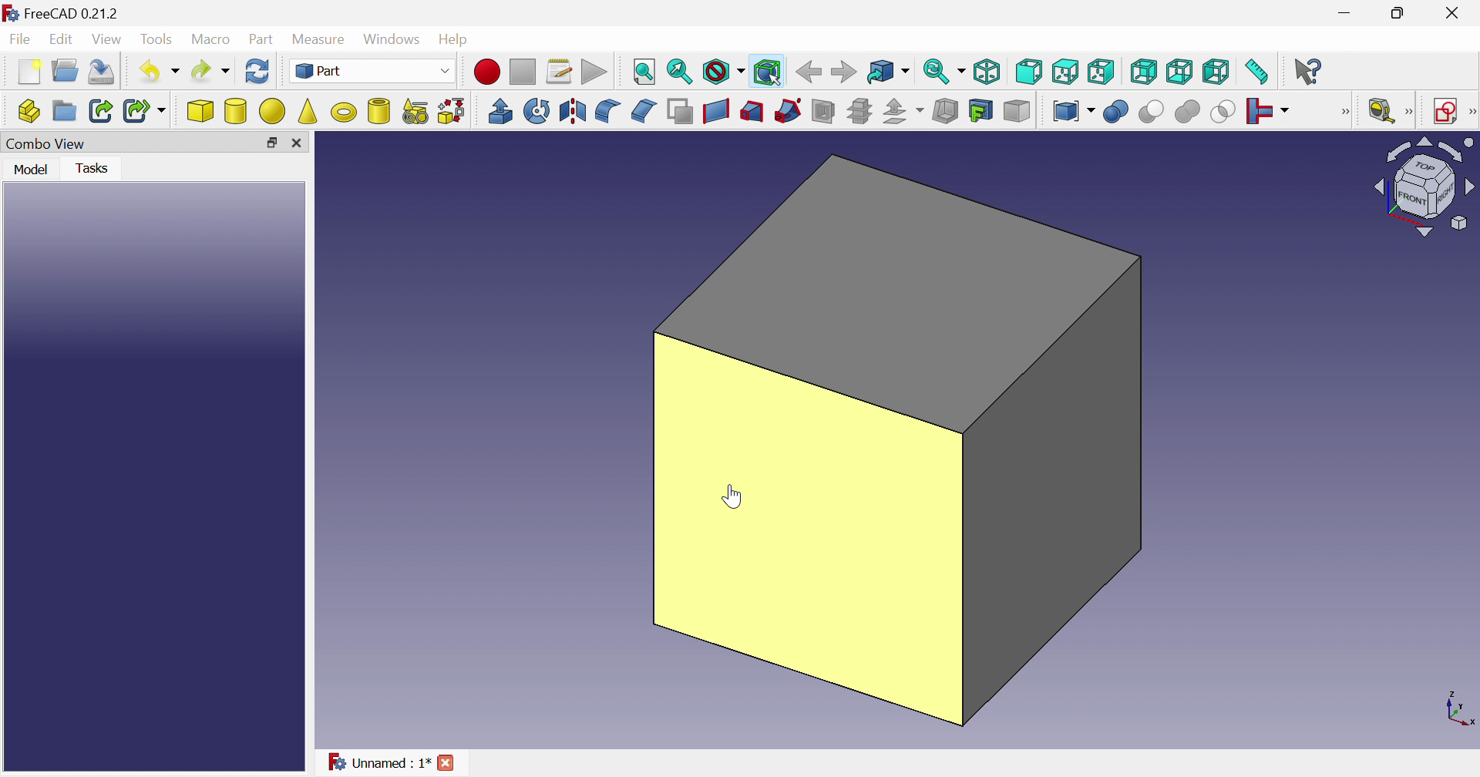  I want to click on Go to linked object, so click(888, 72).